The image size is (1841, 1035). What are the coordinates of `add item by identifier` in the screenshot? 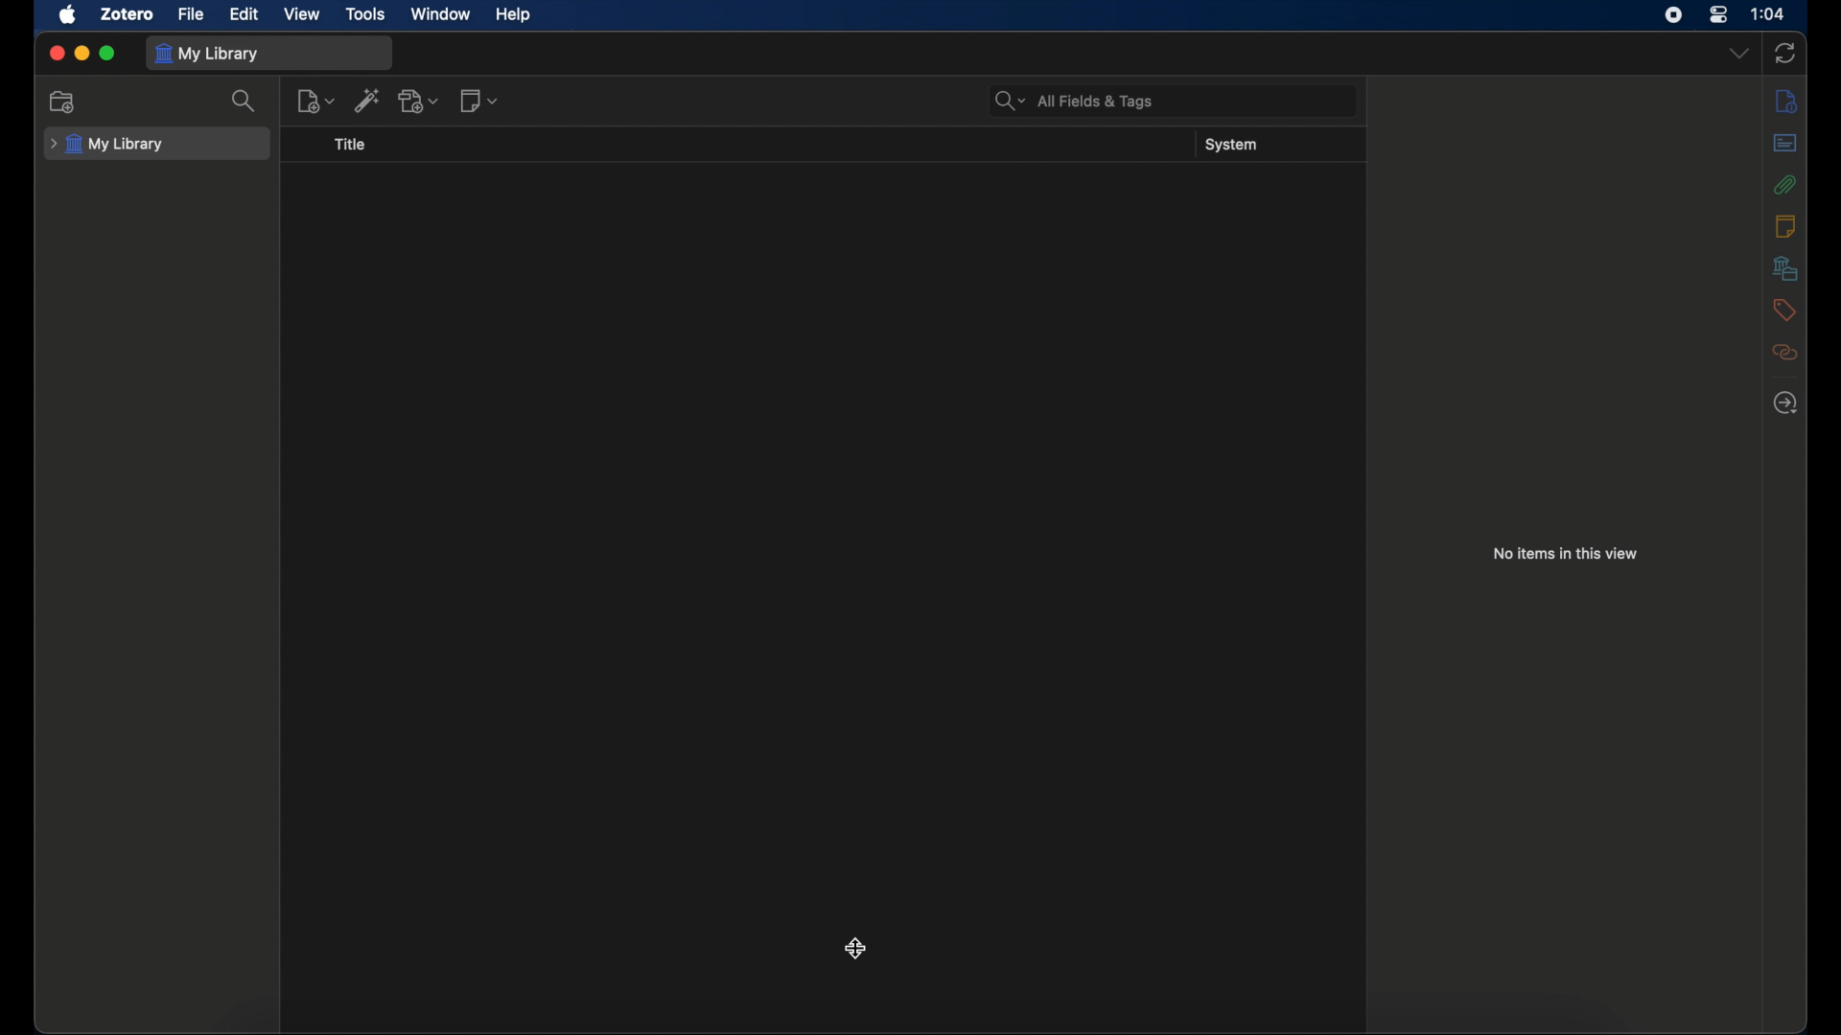 It's located at (368, 100).